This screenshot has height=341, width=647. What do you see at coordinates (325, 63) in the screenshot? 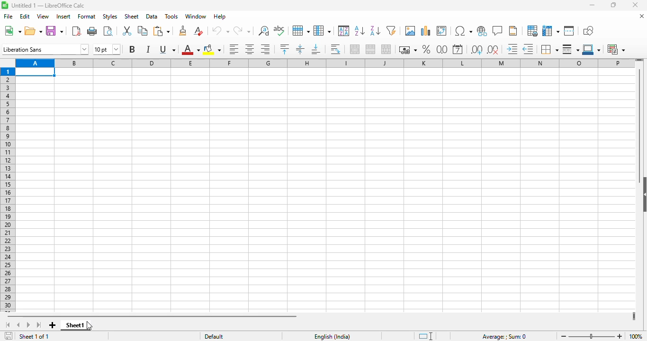
I see `columns` at bounding box center [325, 63].